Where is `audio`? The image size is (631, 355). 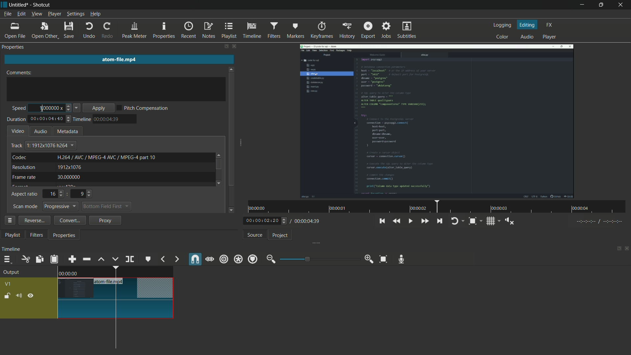
audio is located at coordinates (527, 36).